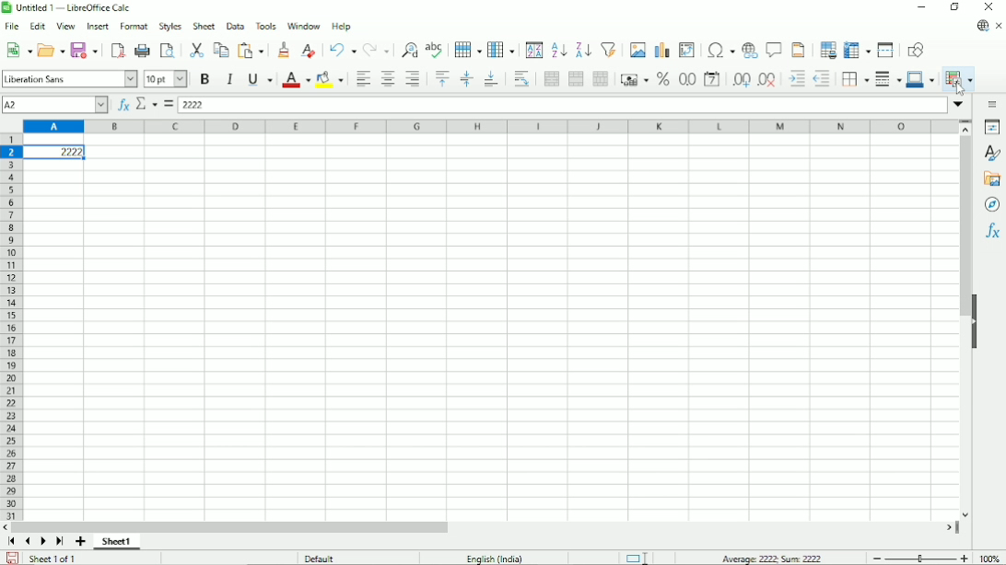 Image resolution: width=1006 pixels, height=565 pixels. I want to click on Unmerge cells, so click(600, 79).